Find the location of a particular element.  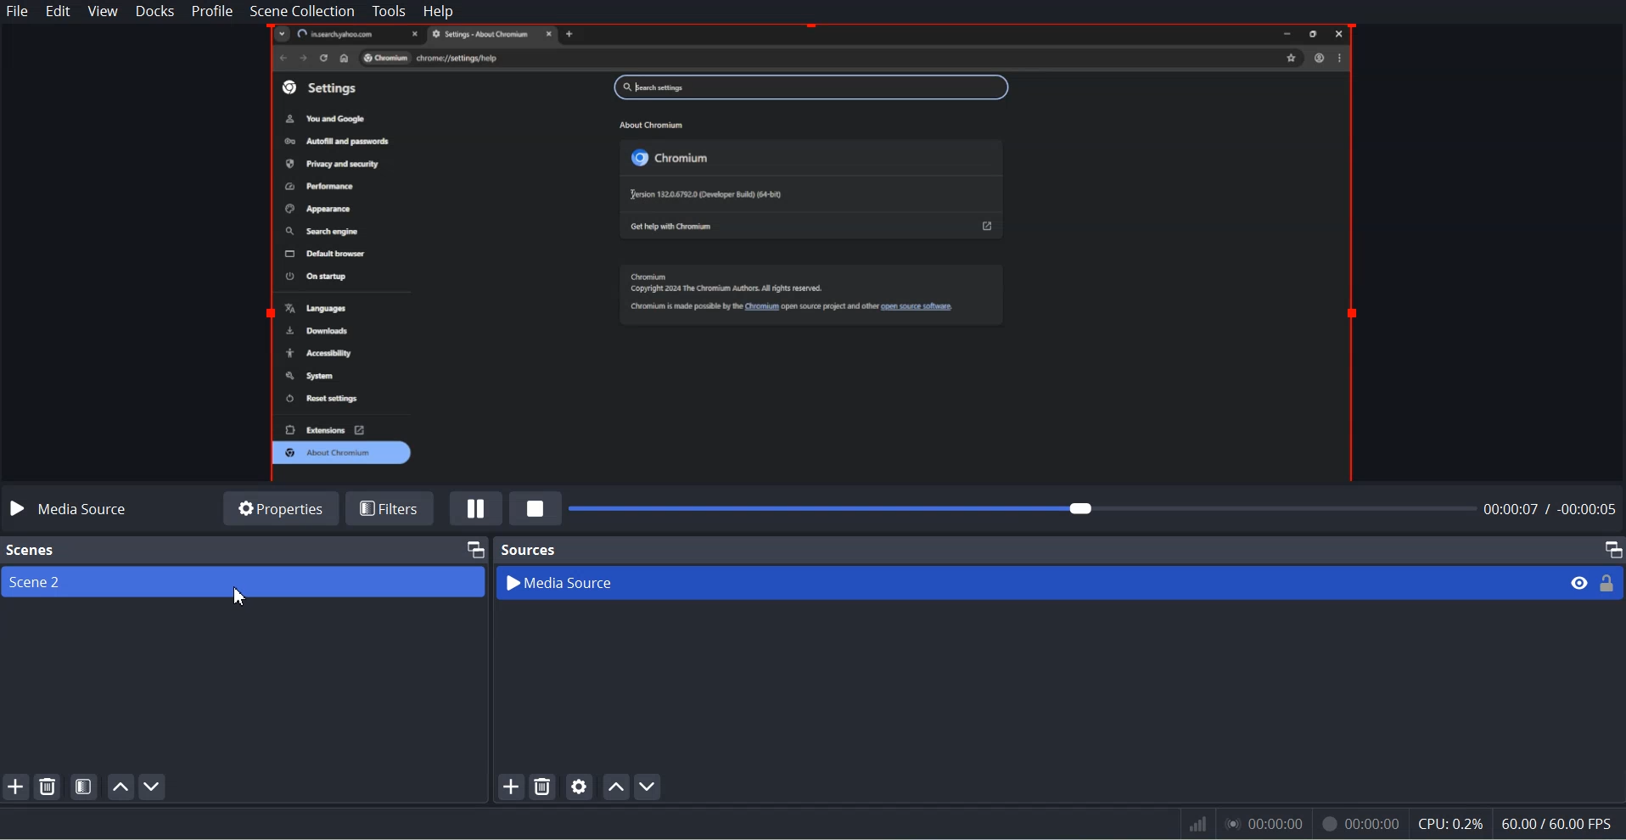

File Preview window is located at coordinates (816, 252).